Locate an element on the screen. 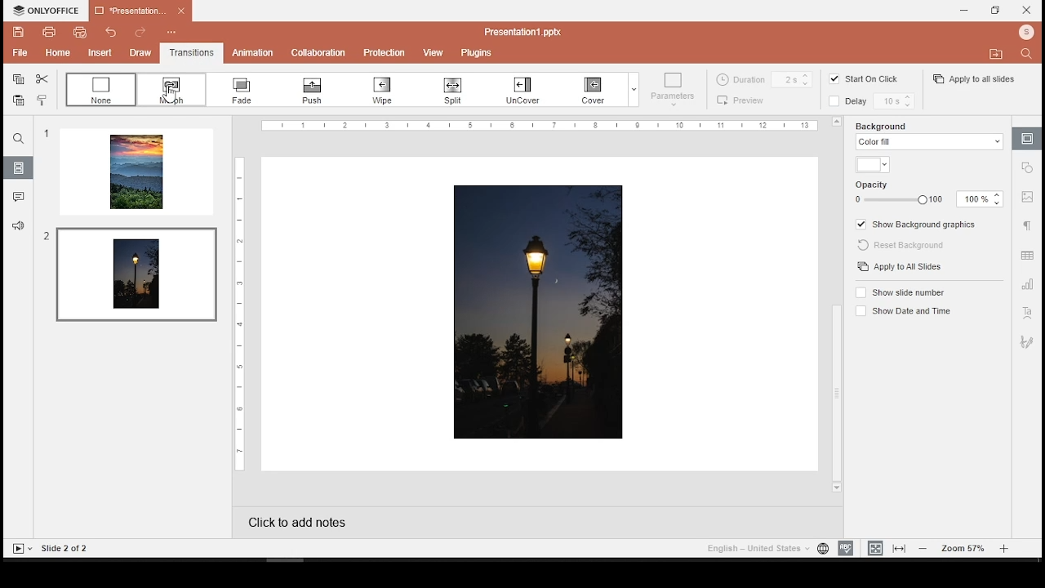 The image size is (1045, 588). image settings is located at coordinates (1029, 199).